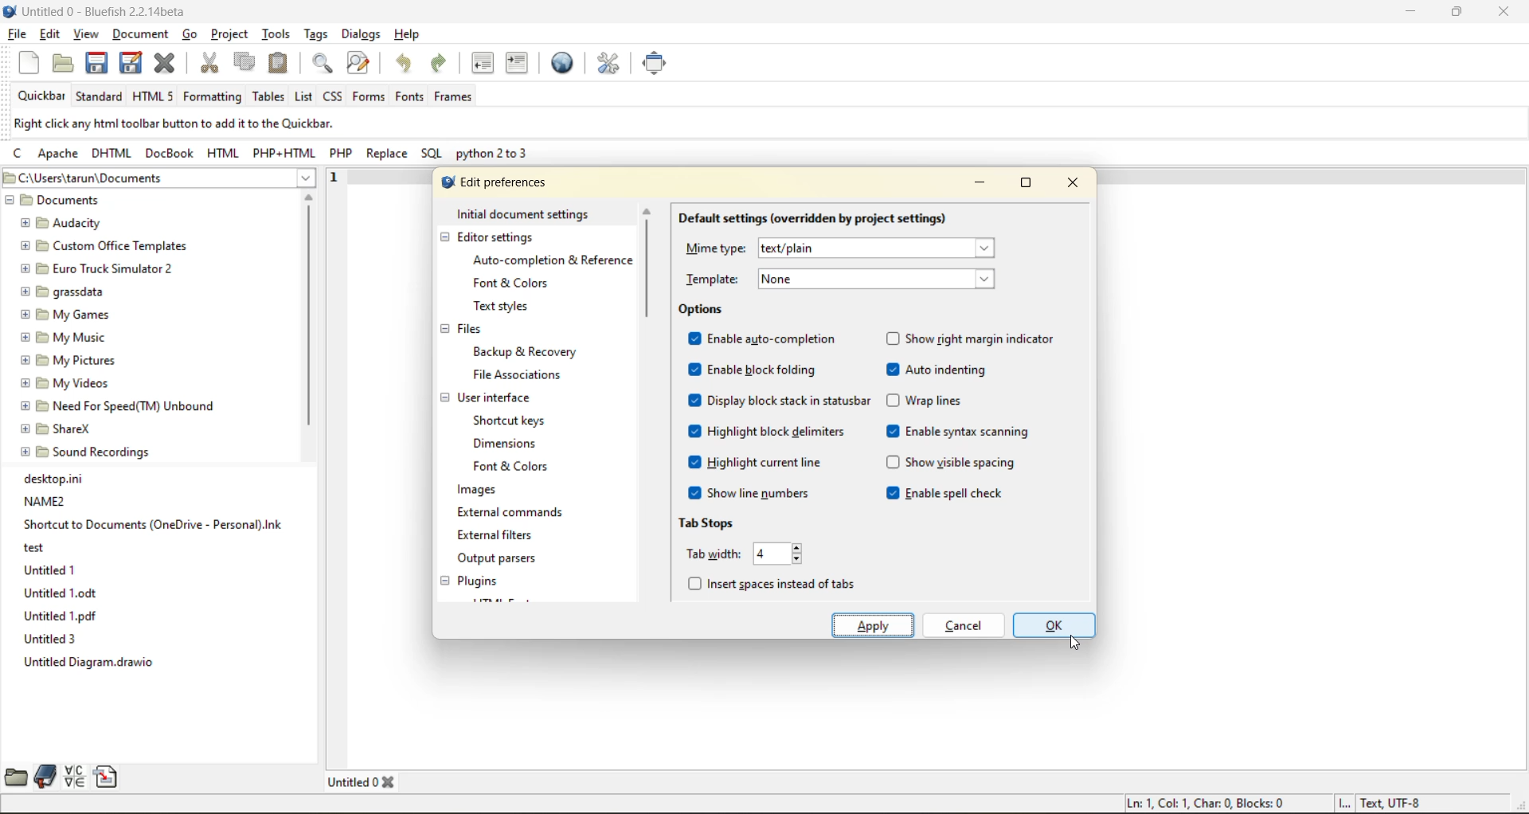 The image size is (1529, 814). Describe the element at coordinates (767, 554) in the screenshot. I see `width increased` at that location.